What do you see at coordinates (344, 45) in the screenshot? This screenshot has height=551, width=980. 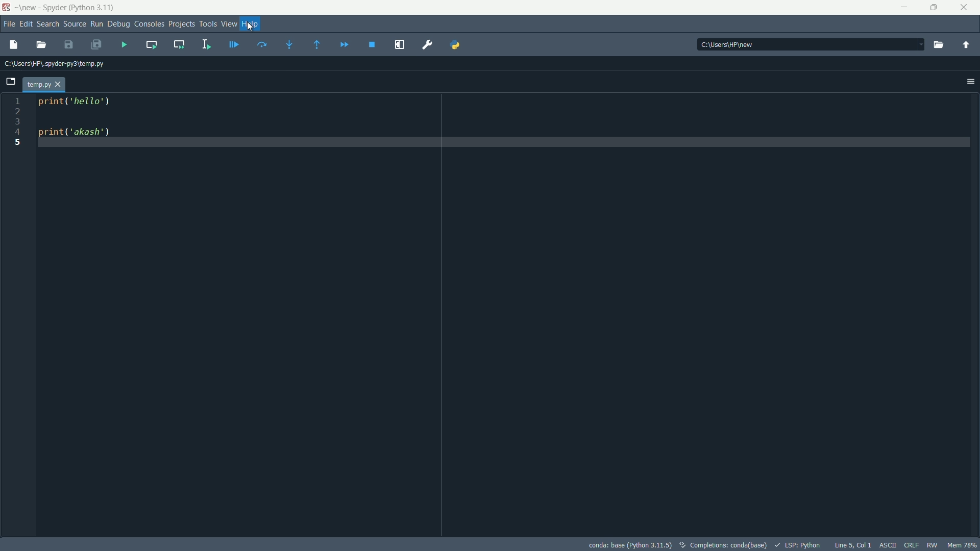 I see `continue execution until next breakpoint` at bounding box center [344, 45].